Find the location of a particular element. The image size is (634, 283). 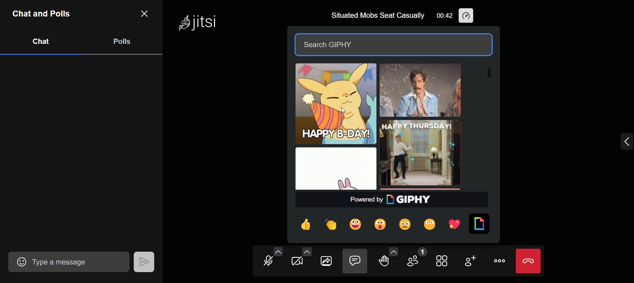

start camera is located at coordinates (299, 264).